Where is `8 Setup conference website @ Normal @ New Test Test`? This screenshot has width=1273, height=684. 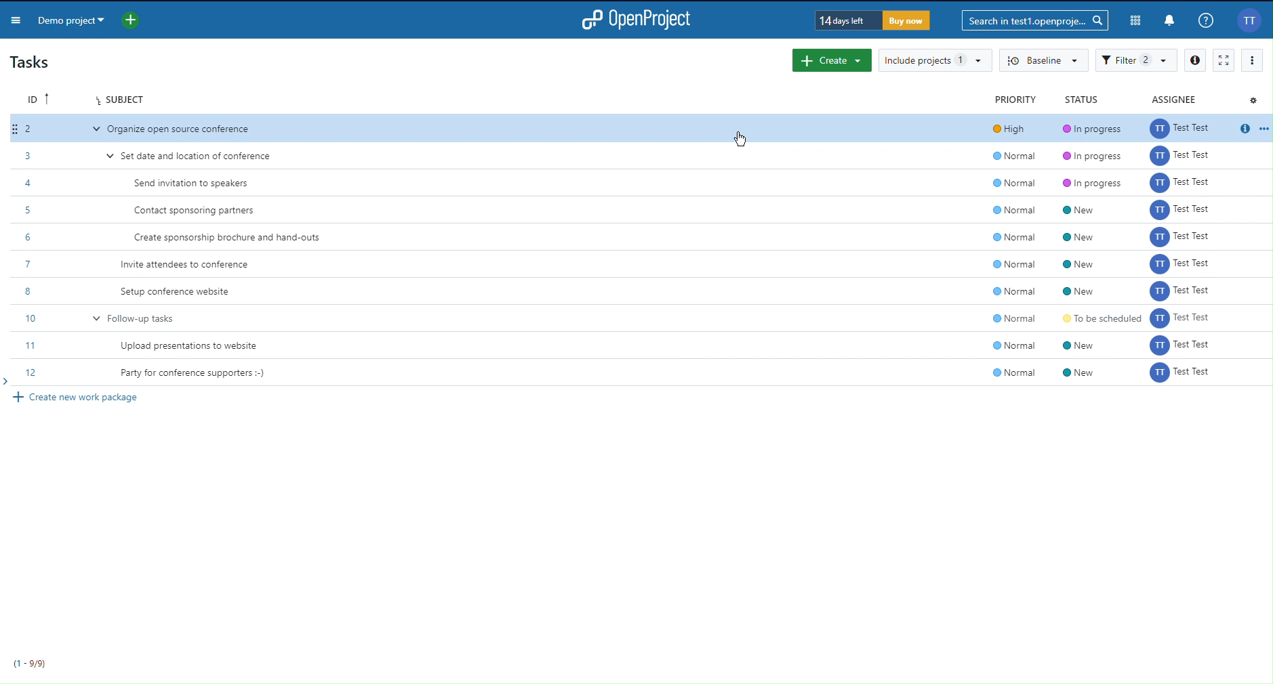 8 Setup conference website @ Normal @ New Test Test is located at coordinates (637, 291).